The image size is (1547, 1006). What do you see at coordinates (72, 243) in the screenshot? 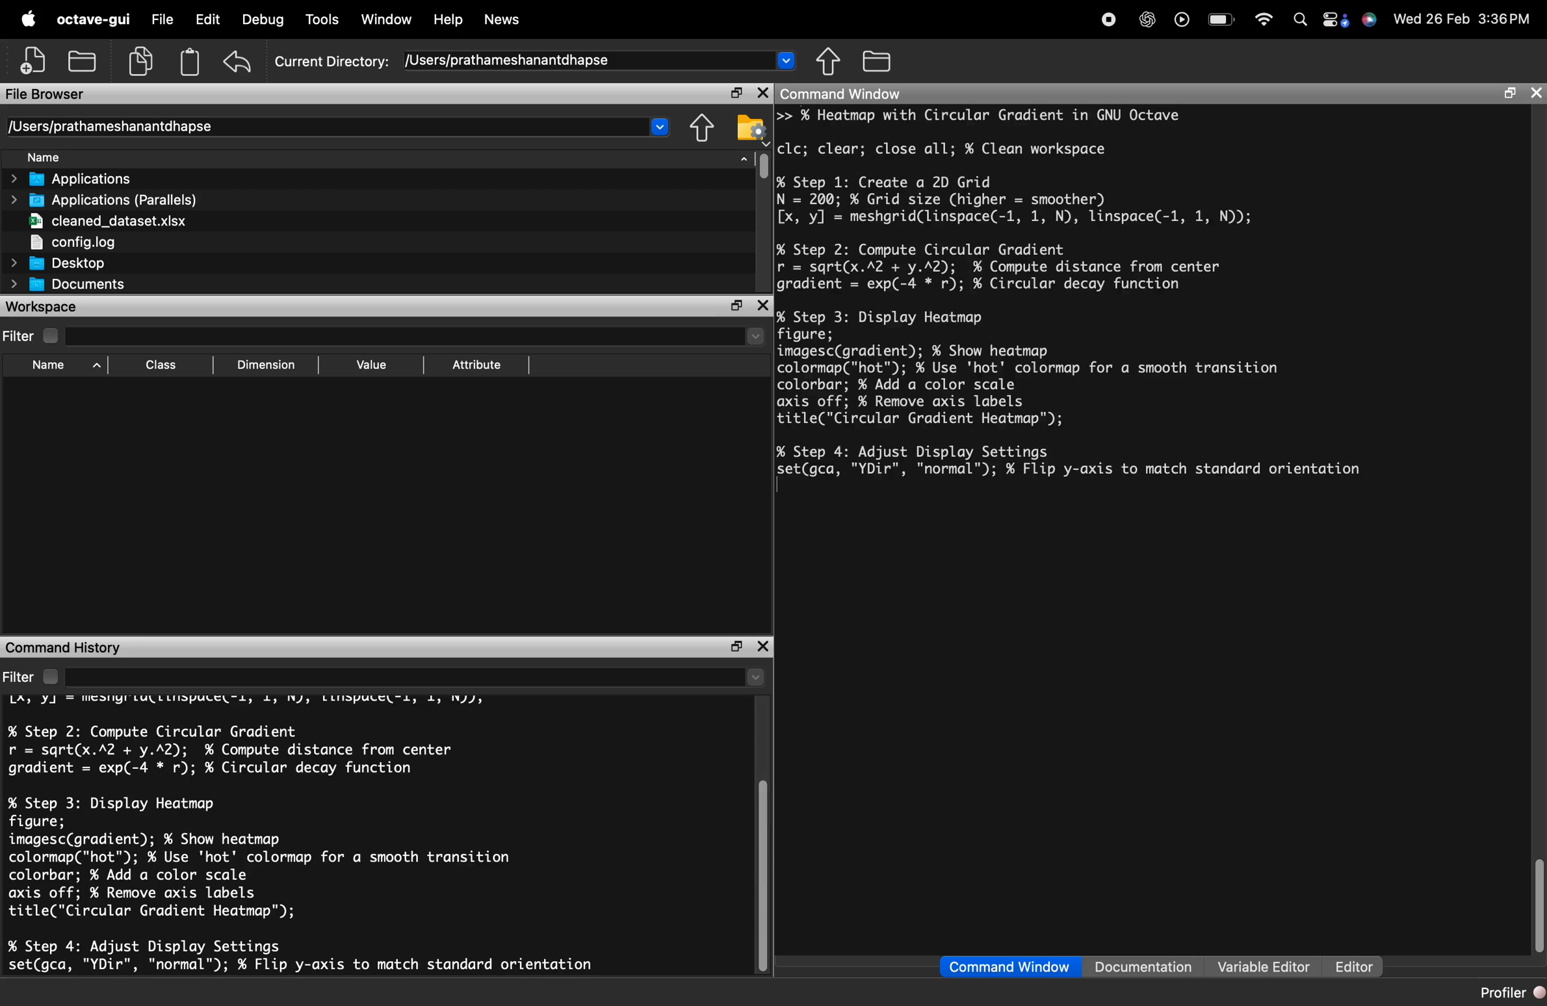
I see `config.log` at bounding box center [72, 243].